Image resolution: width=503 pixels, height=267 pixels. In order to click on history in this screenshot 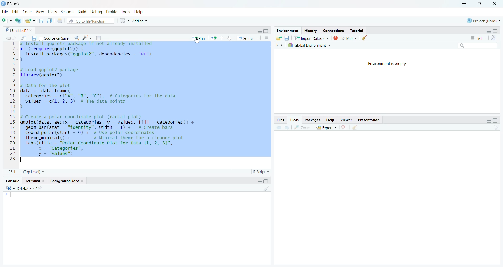, I will do `click(311, 30)`.